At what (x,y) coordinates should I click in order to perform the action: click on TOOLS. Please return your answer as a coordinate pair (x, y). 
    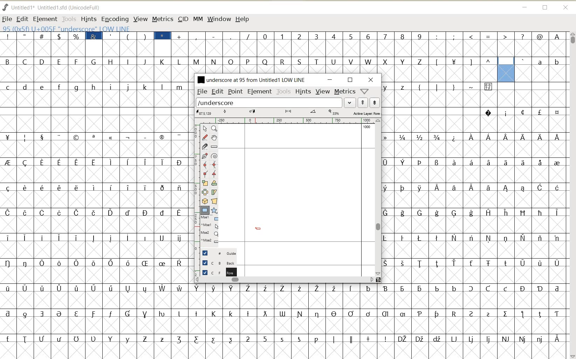
    Looking at the image, I should click on (68, 19).